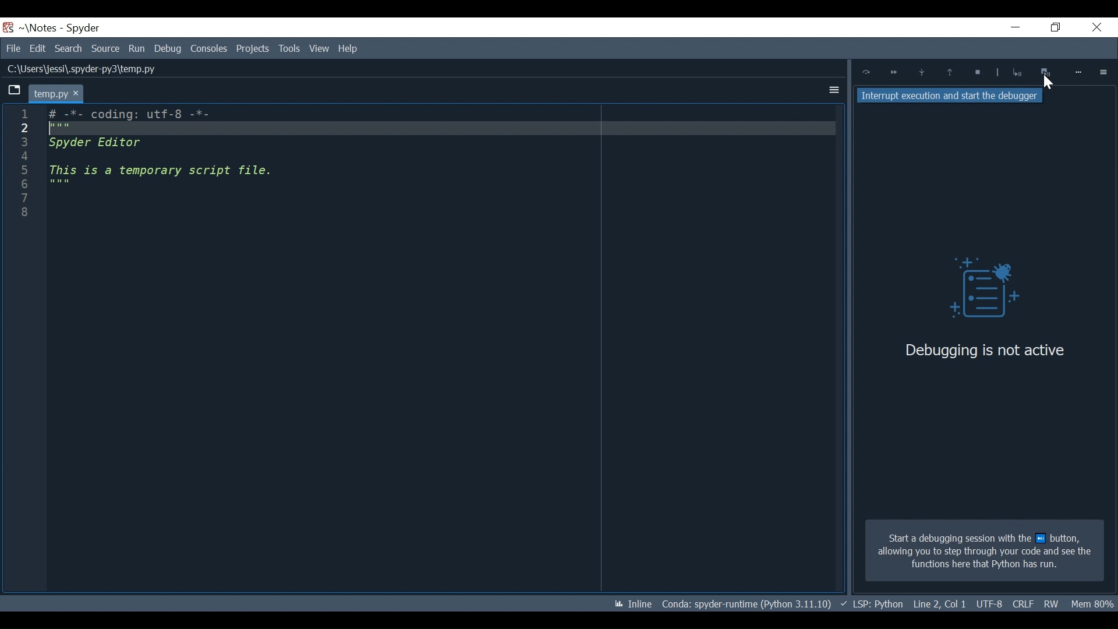  What do you see at coordinates (1045, 72) in the screenshot?
I see `Interrupt execution and start the debugger` at bounding box center [1045, 72].